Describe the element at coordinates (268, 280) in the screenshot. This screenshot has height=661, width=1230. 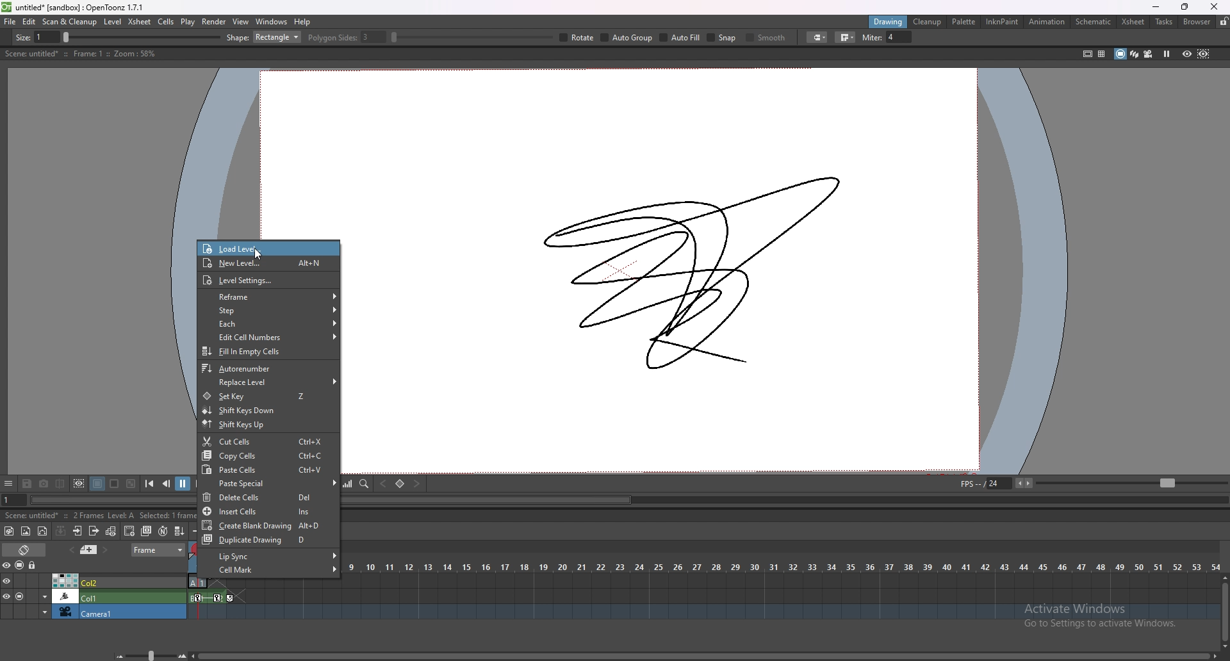
I see `level settings` at that location.